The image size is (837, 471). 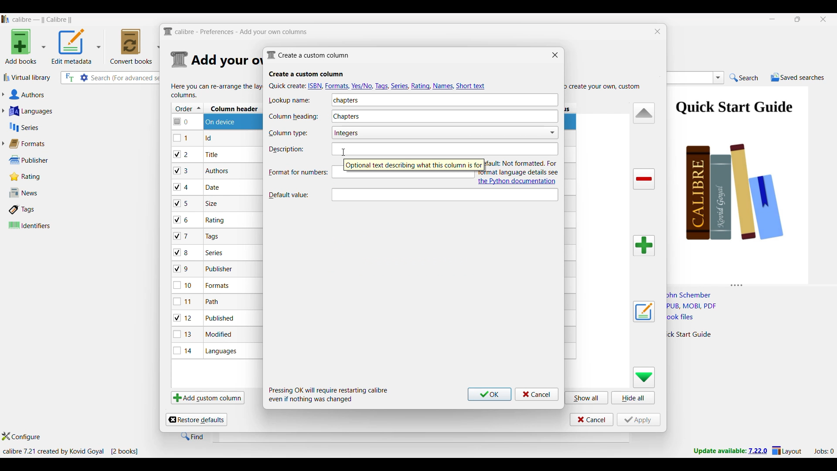 What do you see at coordinates (288, 133) in the screenshot?
I see `Indicates Column type text box` at bounding box center [288, 133].